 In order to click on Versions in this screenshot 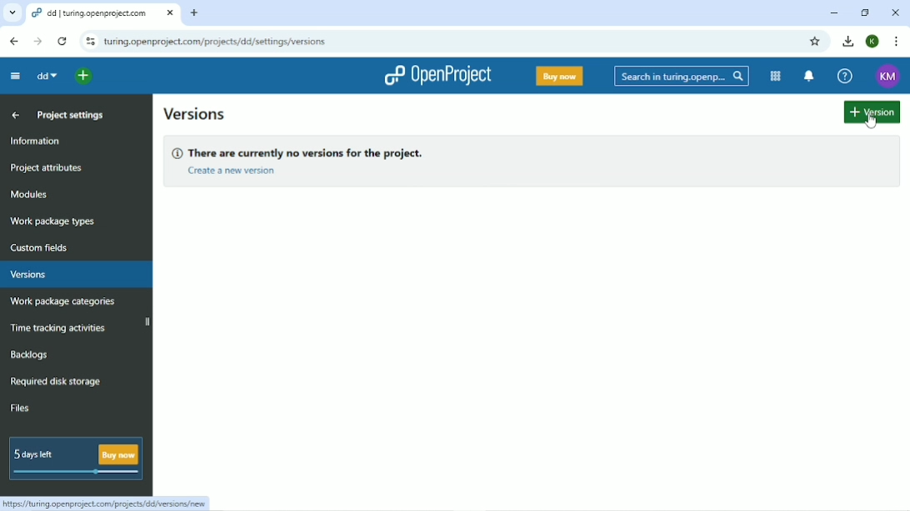, I will do `click(27, 275)`.